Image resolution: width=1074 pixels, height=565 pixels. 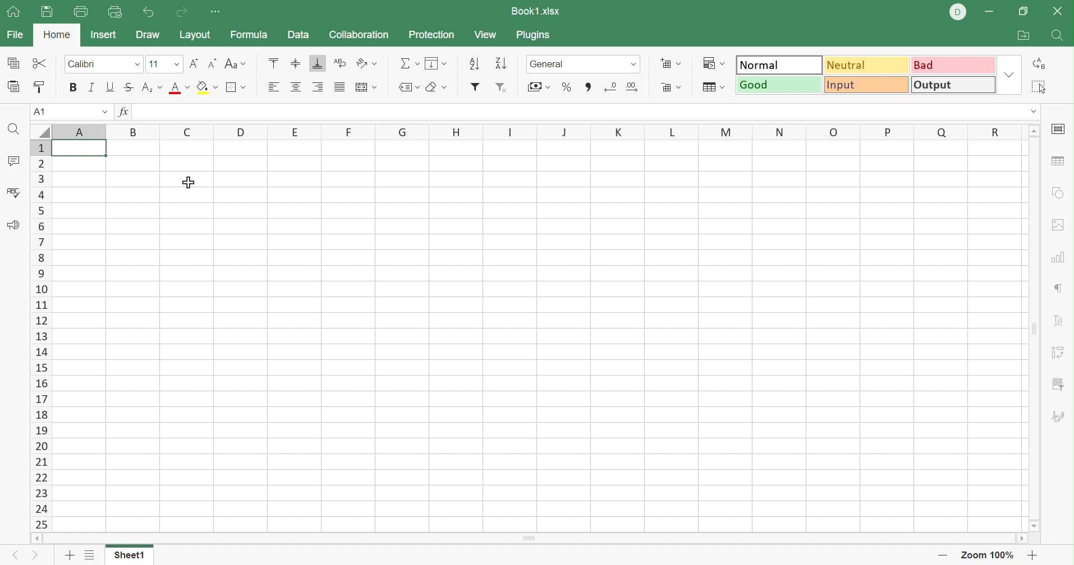 What do you see at coordinates (151, 13) in the screenshot?
I see `Undo` at bounding box center [151, 13].